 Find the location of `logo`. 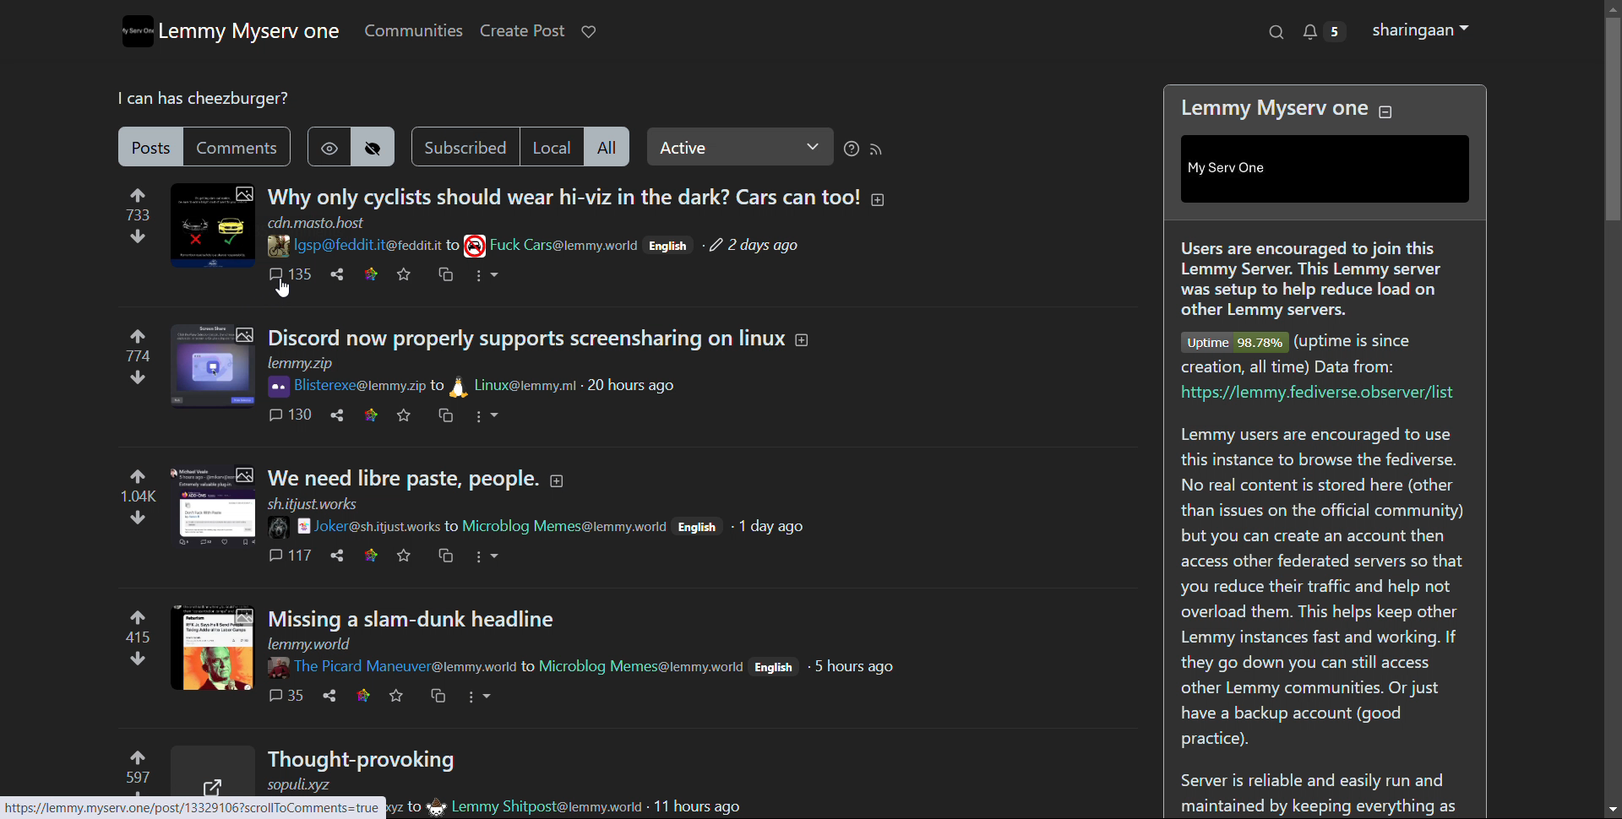

logo is located at coordinates (134, 31).